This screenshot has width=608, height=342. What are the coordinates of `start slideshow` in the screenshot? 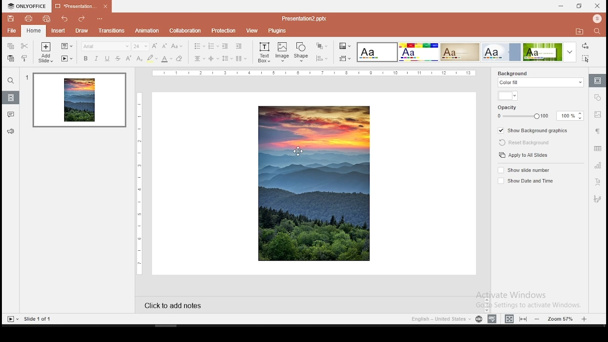 It's located at (66, 59).